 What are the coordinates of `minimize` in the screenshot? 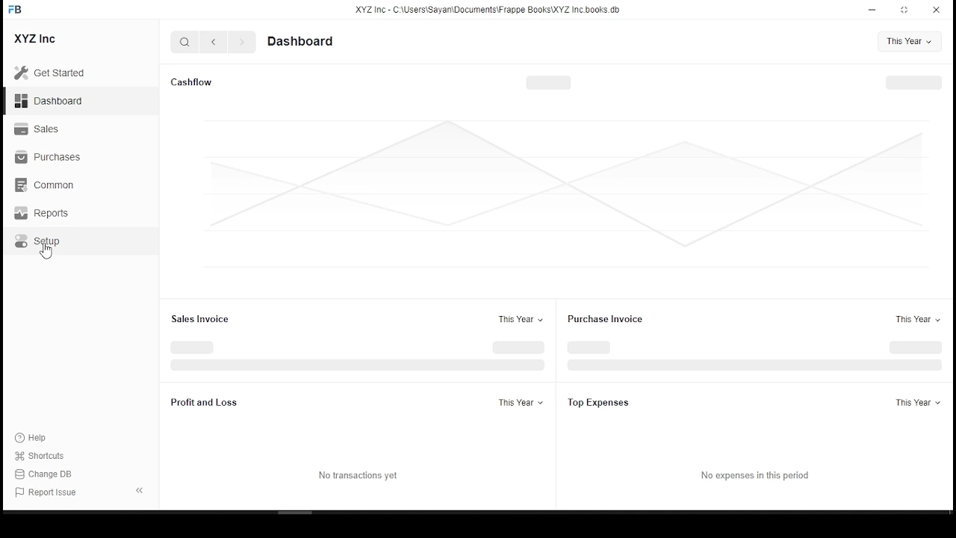 It's located at (872, 10).